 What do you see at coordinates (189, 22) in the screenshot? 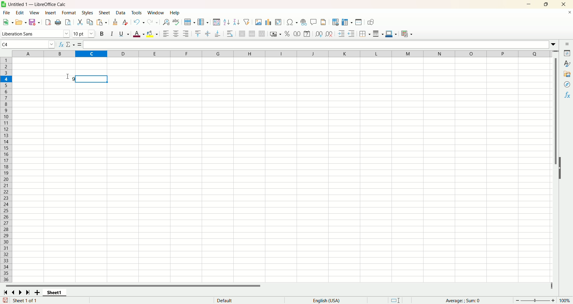
I see `row` at bounding box center [189, 22].